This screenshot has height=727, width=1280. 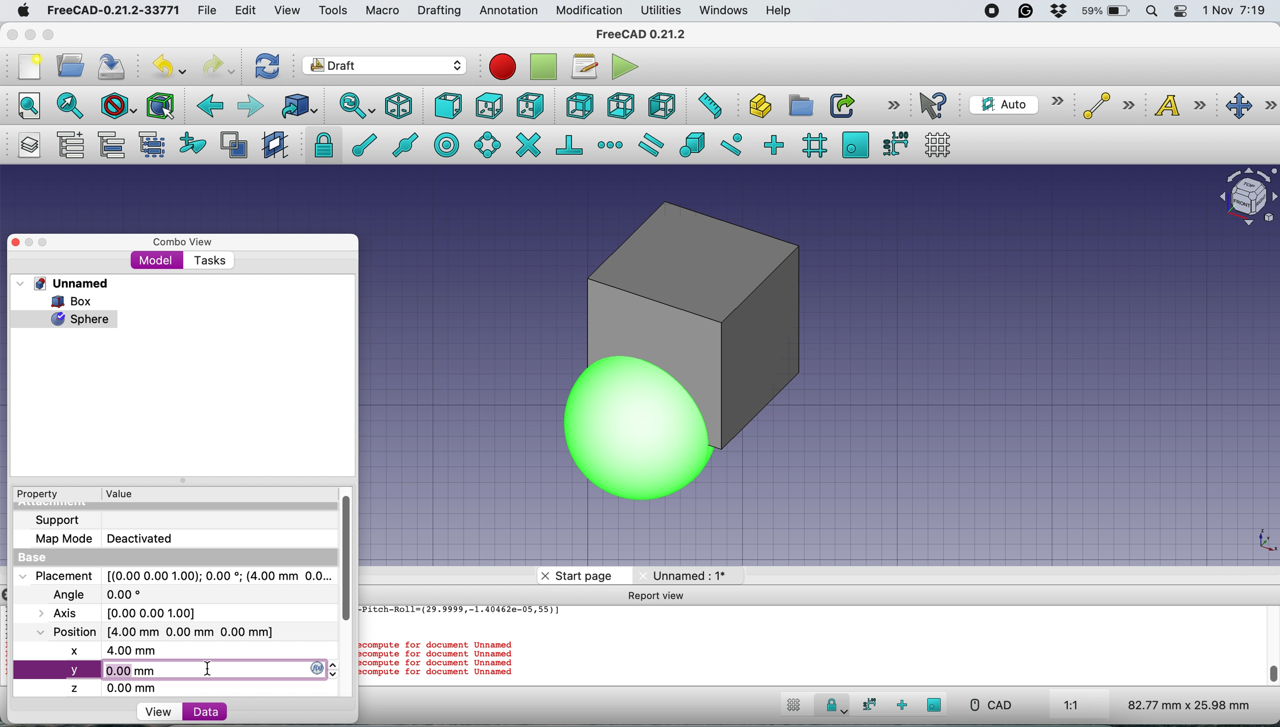 What do you see at coordinates (657, 595) in the screenshot?
I see `report view` at bounding box center [657, 595].